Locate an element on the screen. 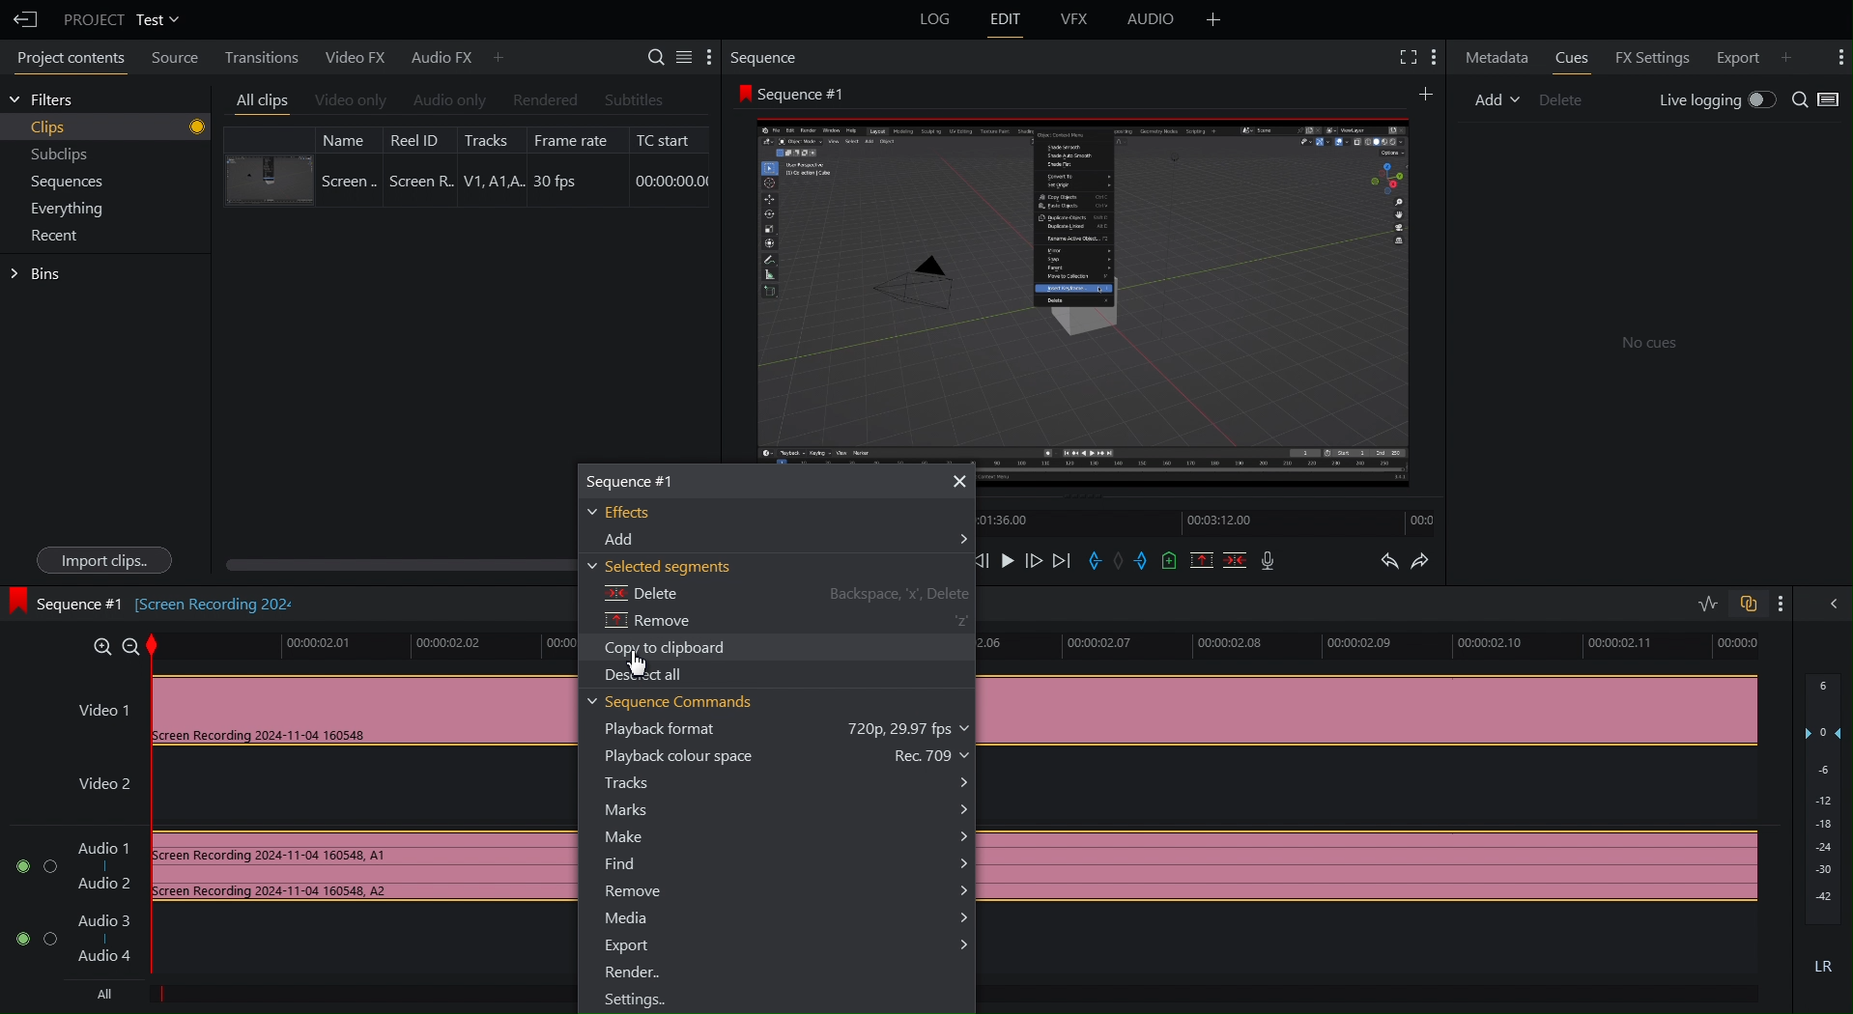  Cursor is located at coordinates (639, 661).